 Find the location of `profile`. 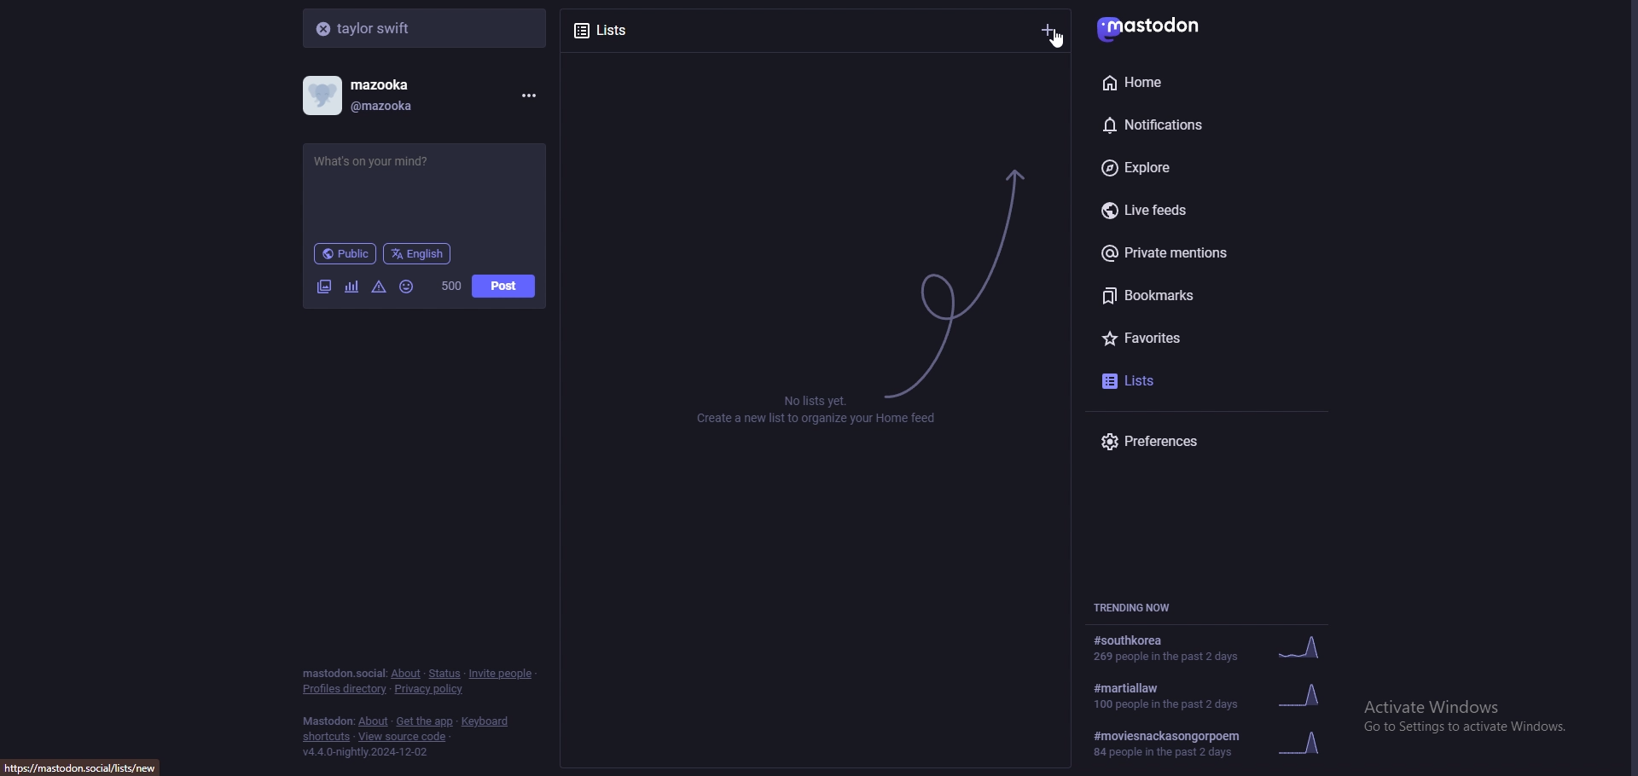

profile is located at coordinates (372, 96).